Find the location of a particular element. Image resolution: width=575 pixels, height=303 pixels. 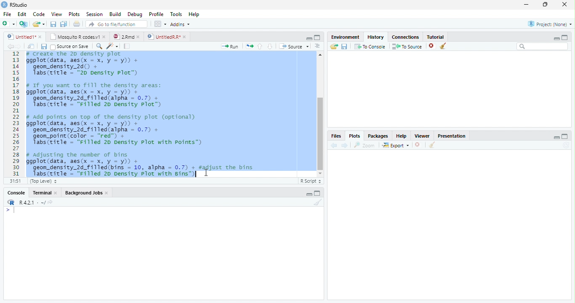

Plots is located at coordinates (354, 136).